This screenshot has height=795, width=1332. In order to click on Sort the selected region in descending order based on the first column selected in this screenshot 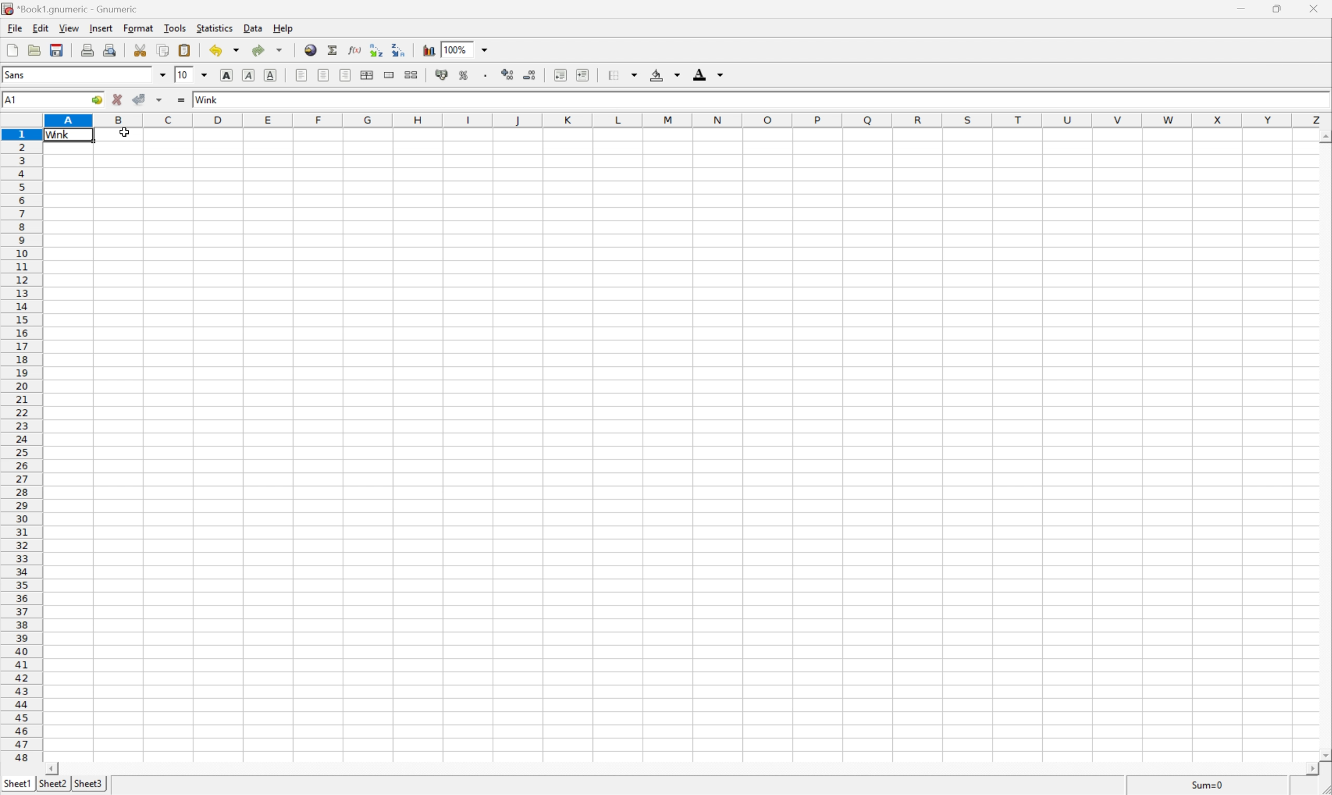, I will do `click(399, 49)`.